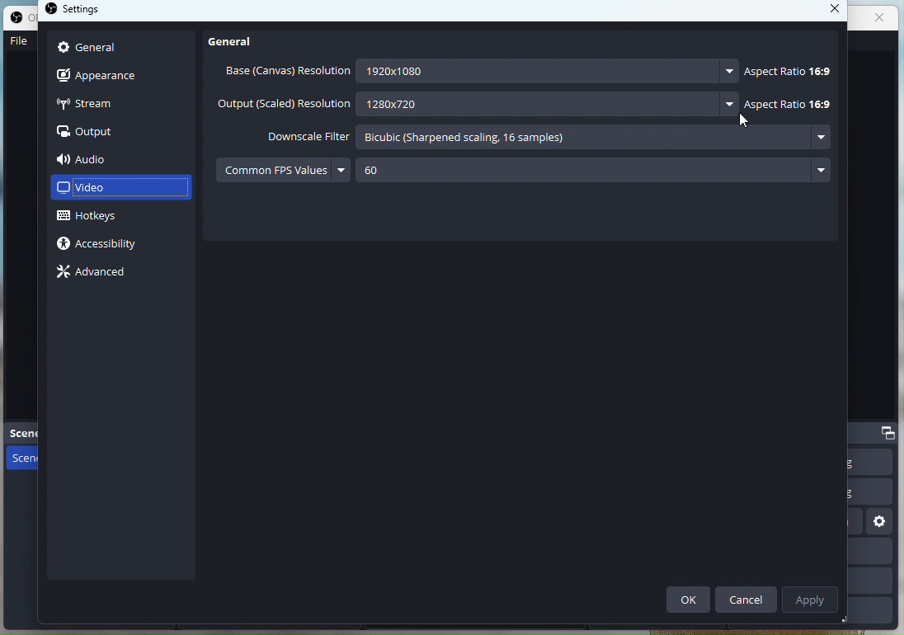 The width and height of the screenshot is (904, 635). I want to click on Bicubic (sharpened scaling, 16 samples), so click(533, 136).